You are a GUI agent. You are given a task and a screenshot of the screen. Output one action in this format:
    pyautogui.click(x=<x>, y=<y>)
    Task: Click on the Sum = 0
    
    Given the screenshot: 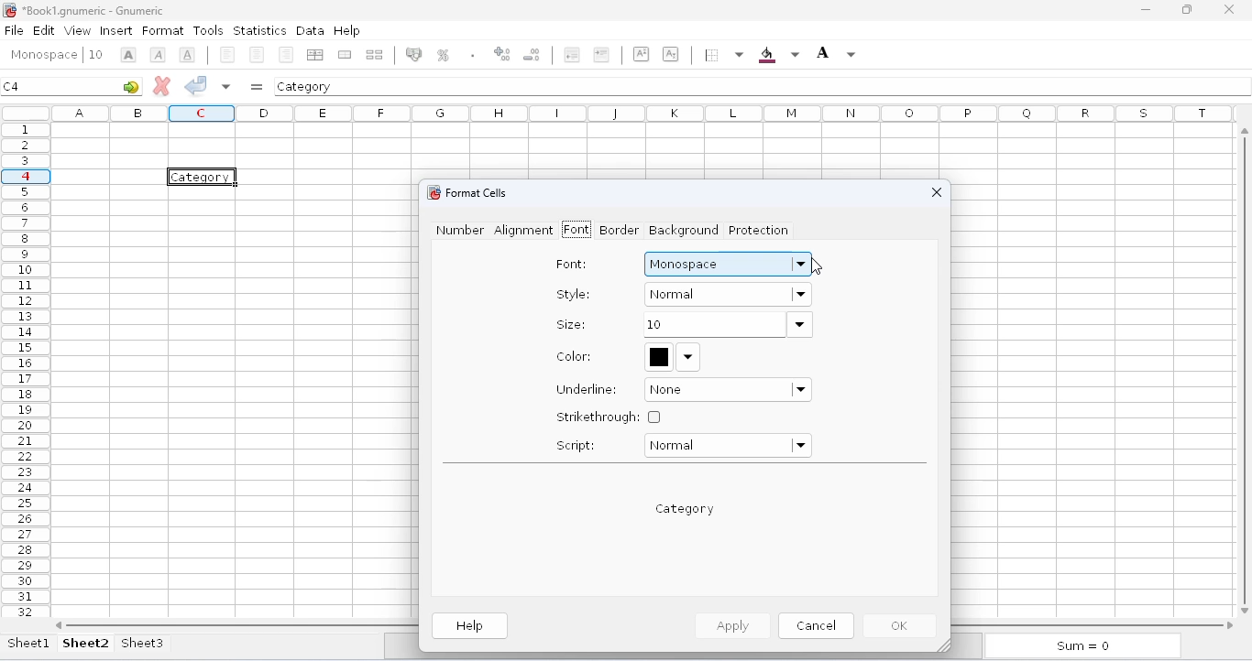 What is the action you would take?
    pyautogui.click(x=1079, y=647)
    